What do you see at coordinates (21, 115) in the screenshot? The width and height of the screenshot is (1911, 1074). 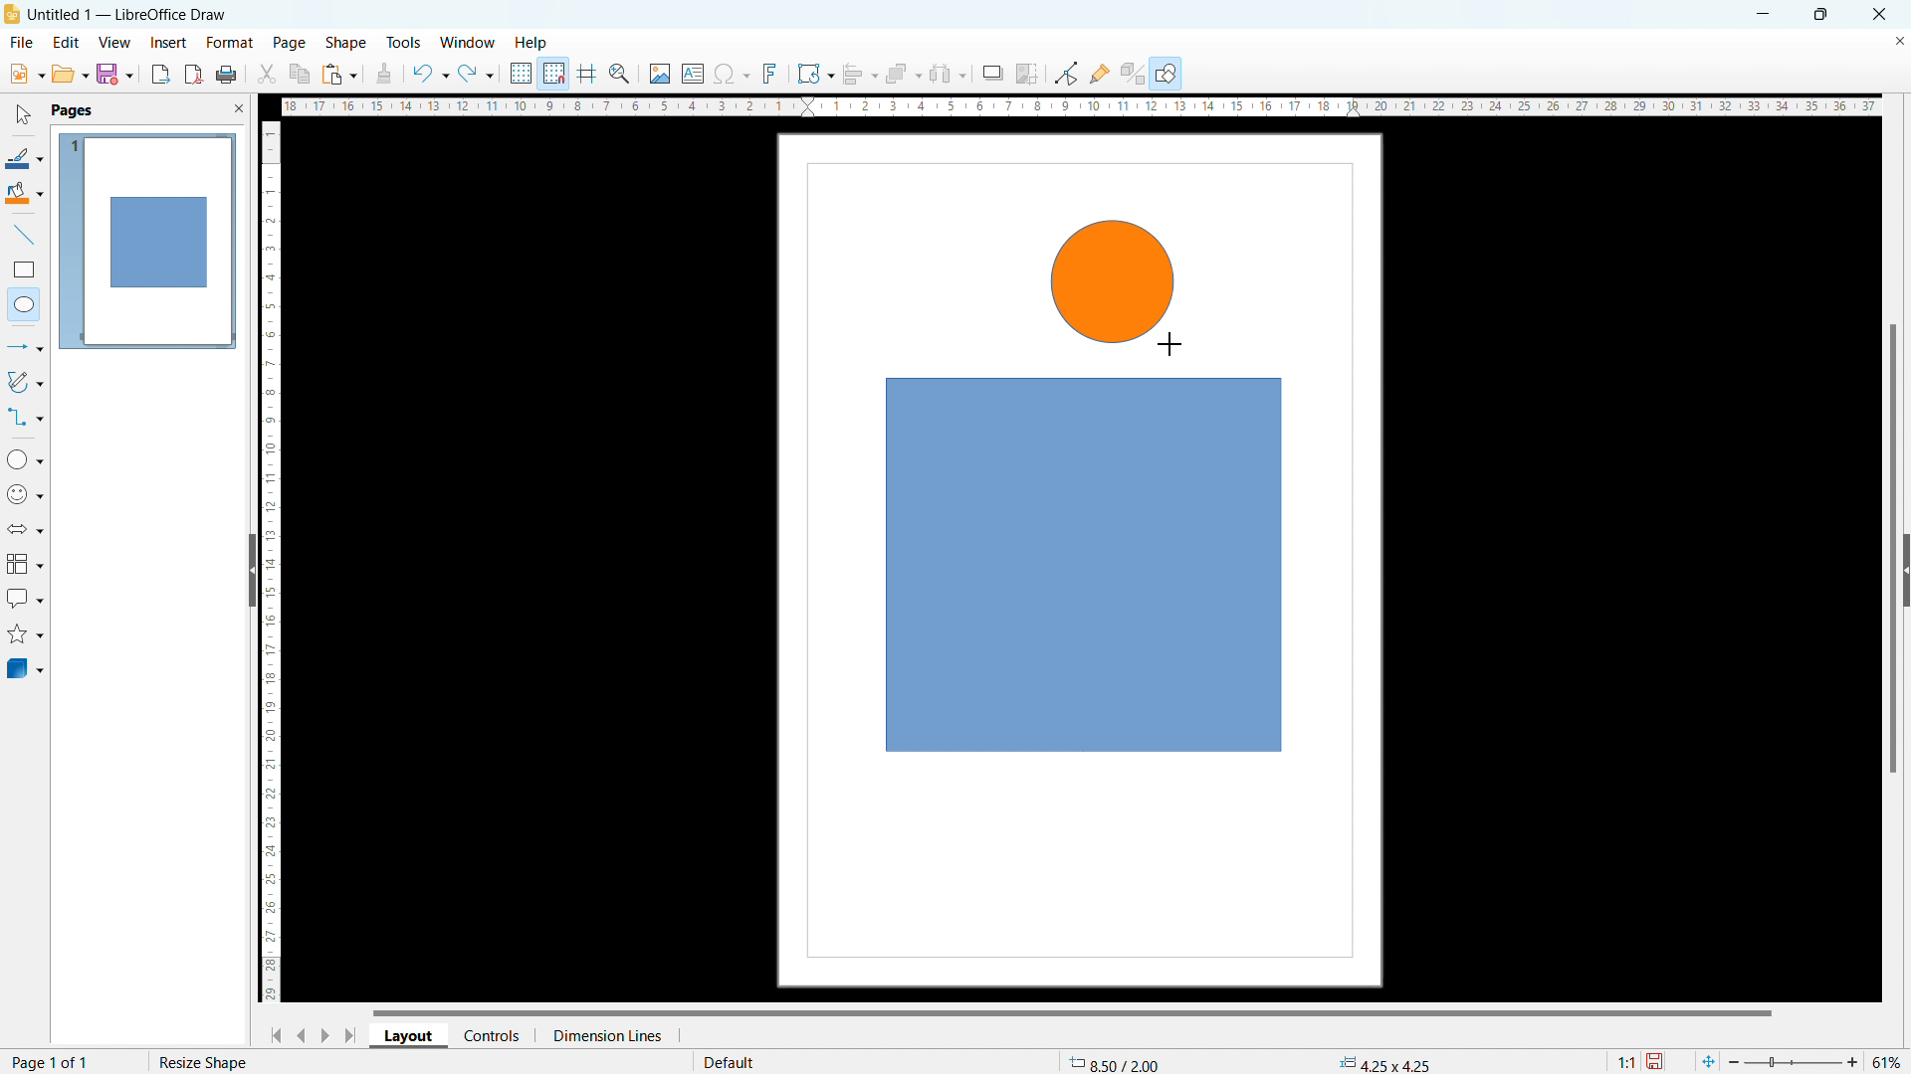 I see `select` at bounding box center [21, 115].